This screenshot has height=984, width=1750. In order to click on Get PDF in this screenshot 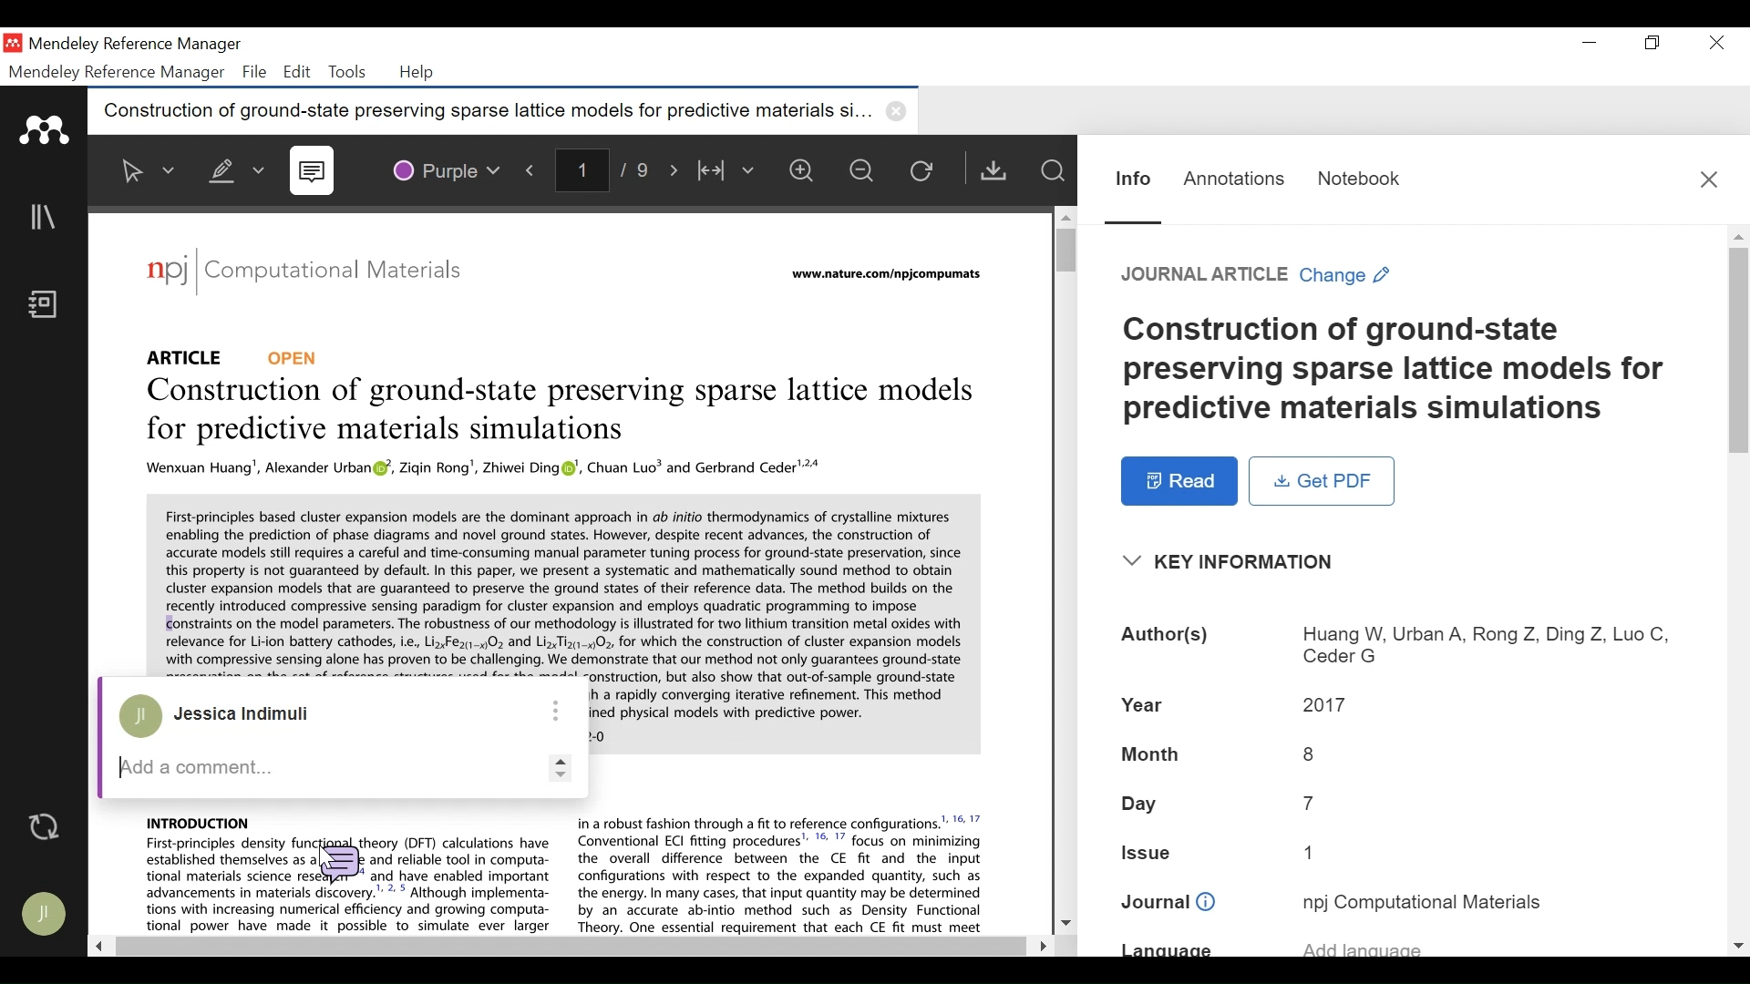, I will do `click(1323, 481)`.